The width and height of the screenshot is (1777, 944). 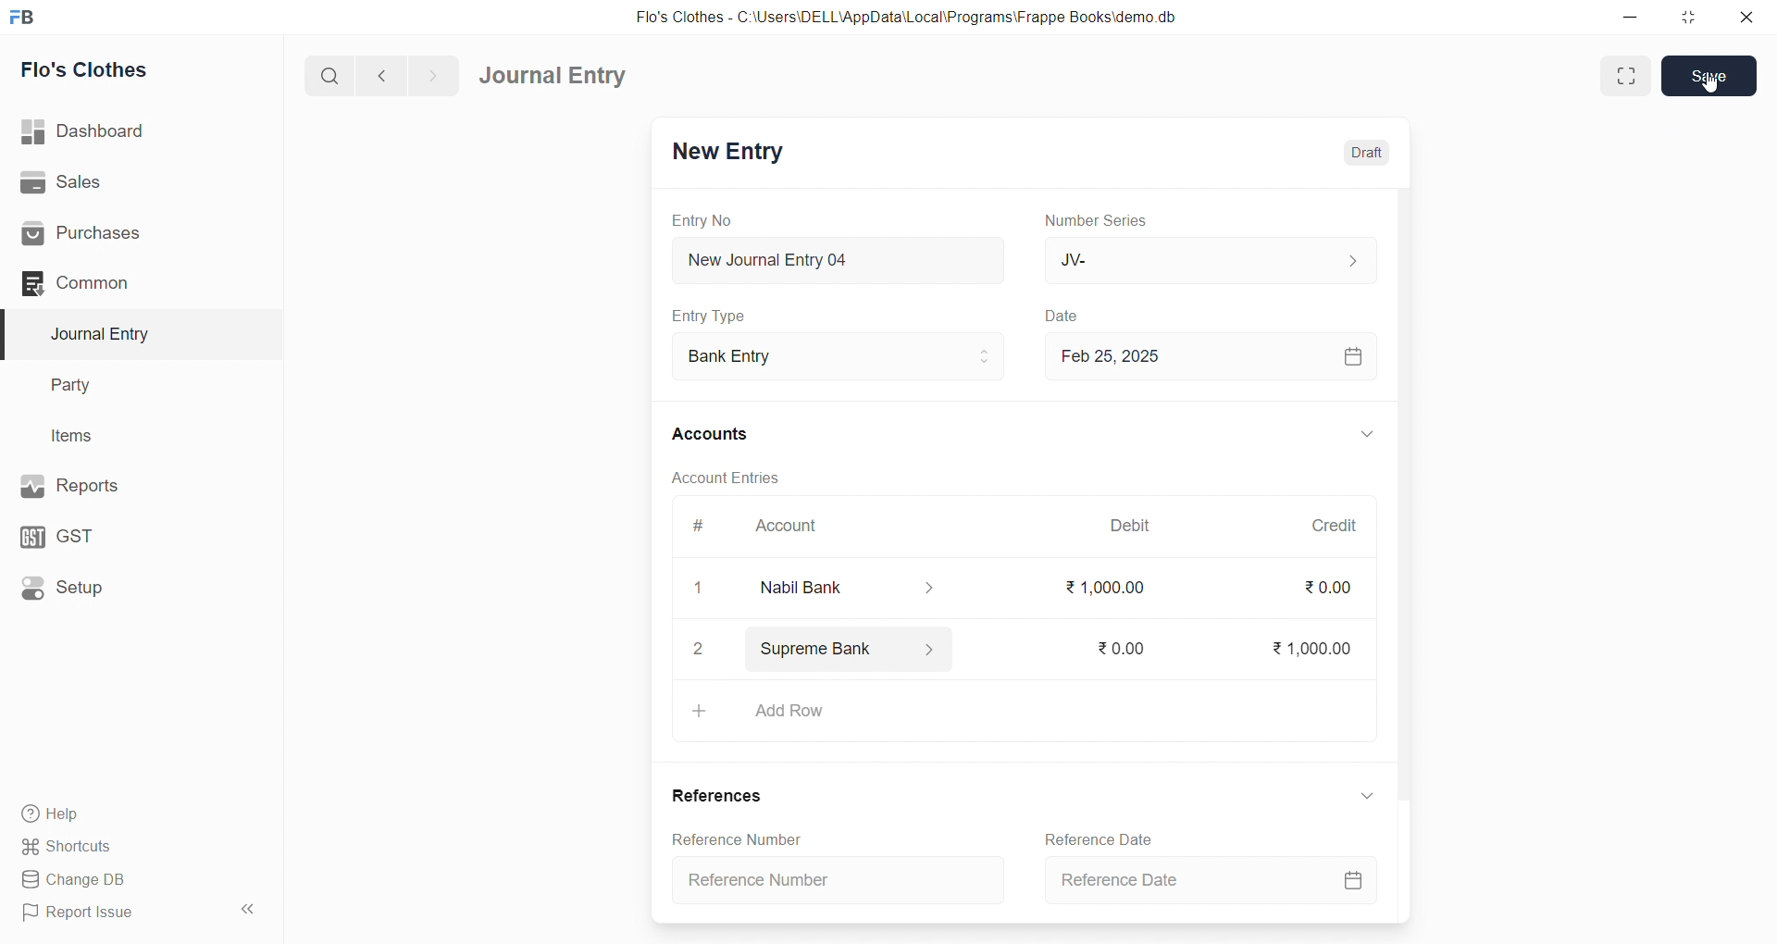 What do you see at coordinates (1367, 152) in the screenshot?
I see `Draft` at bounding box center [1367, 152].